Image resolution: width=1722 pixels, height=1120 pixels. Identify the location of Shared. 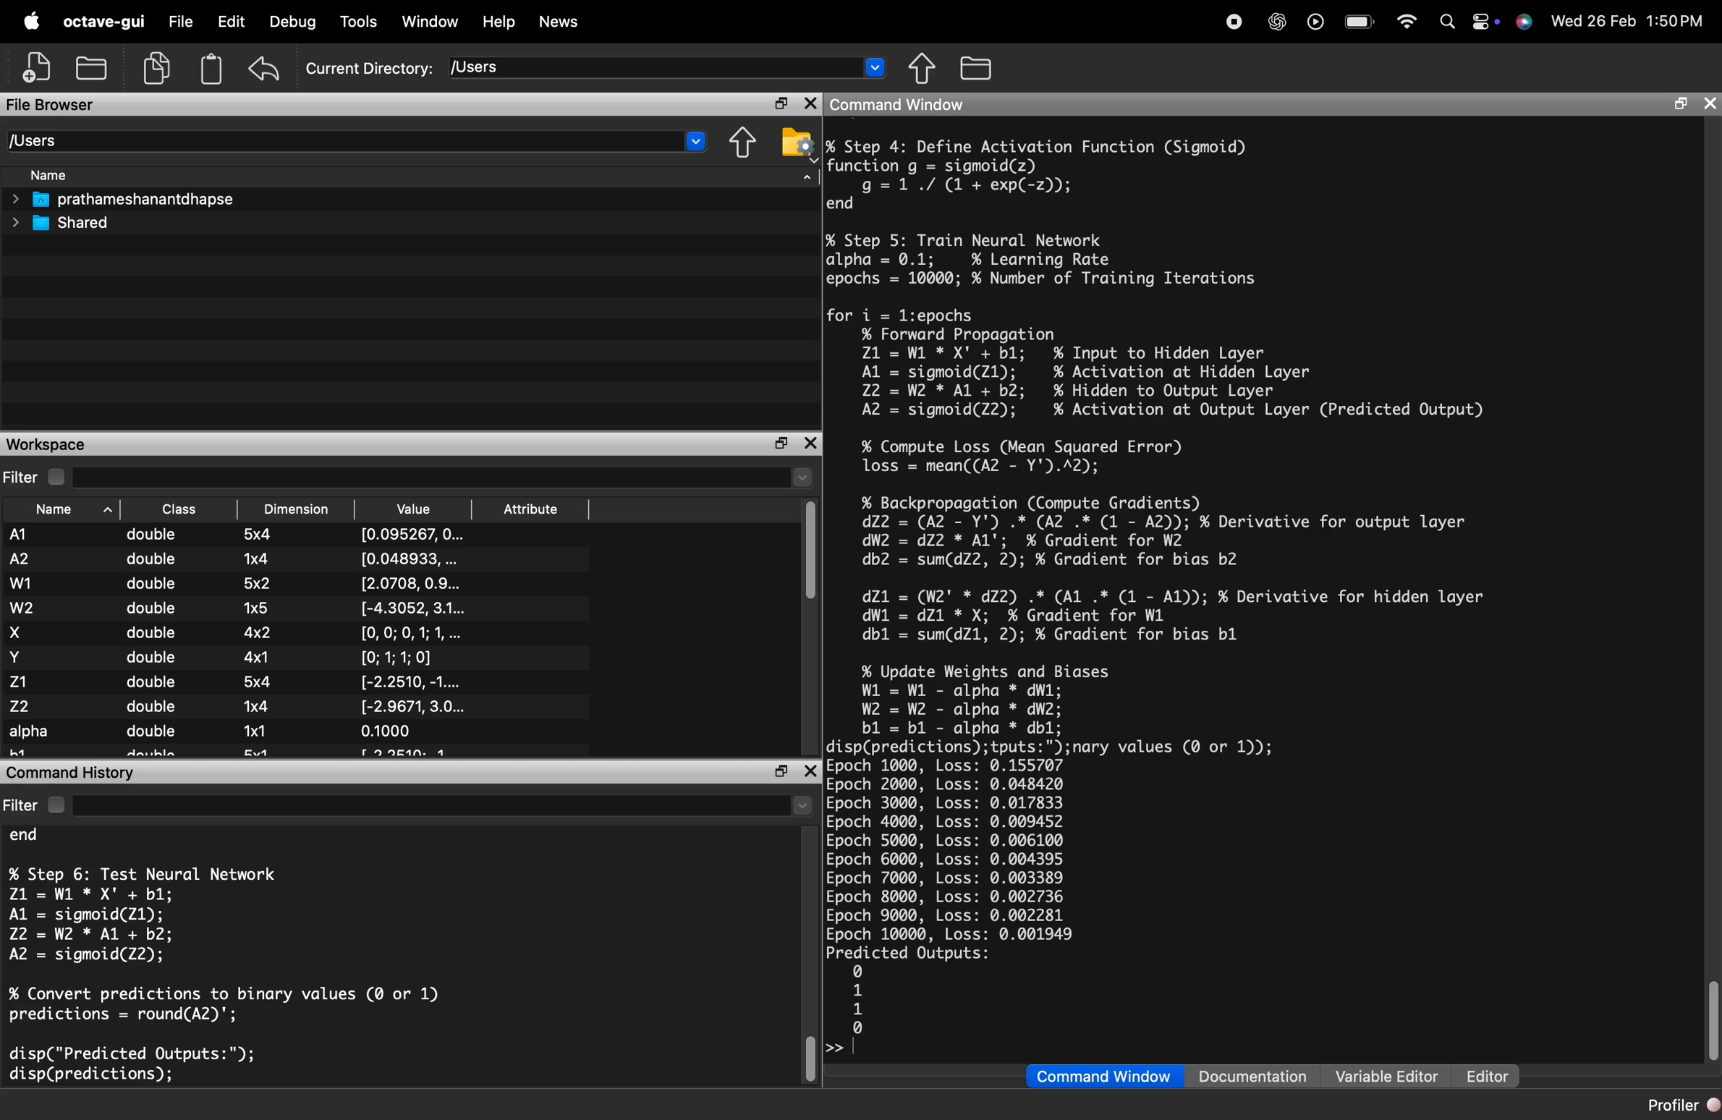
(64, 223).